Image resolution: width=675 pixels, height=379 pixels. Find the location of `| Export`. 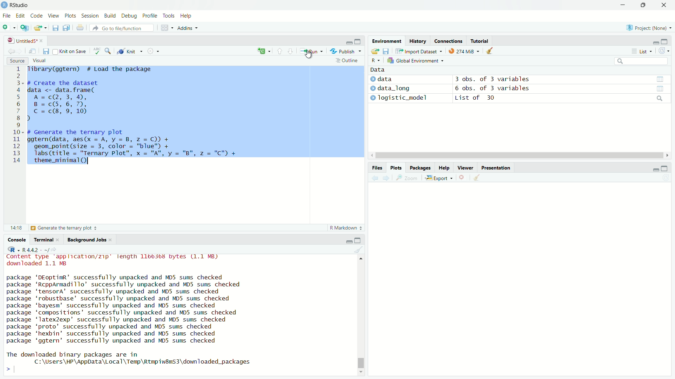

| Export is located at coordinates (437, 178).